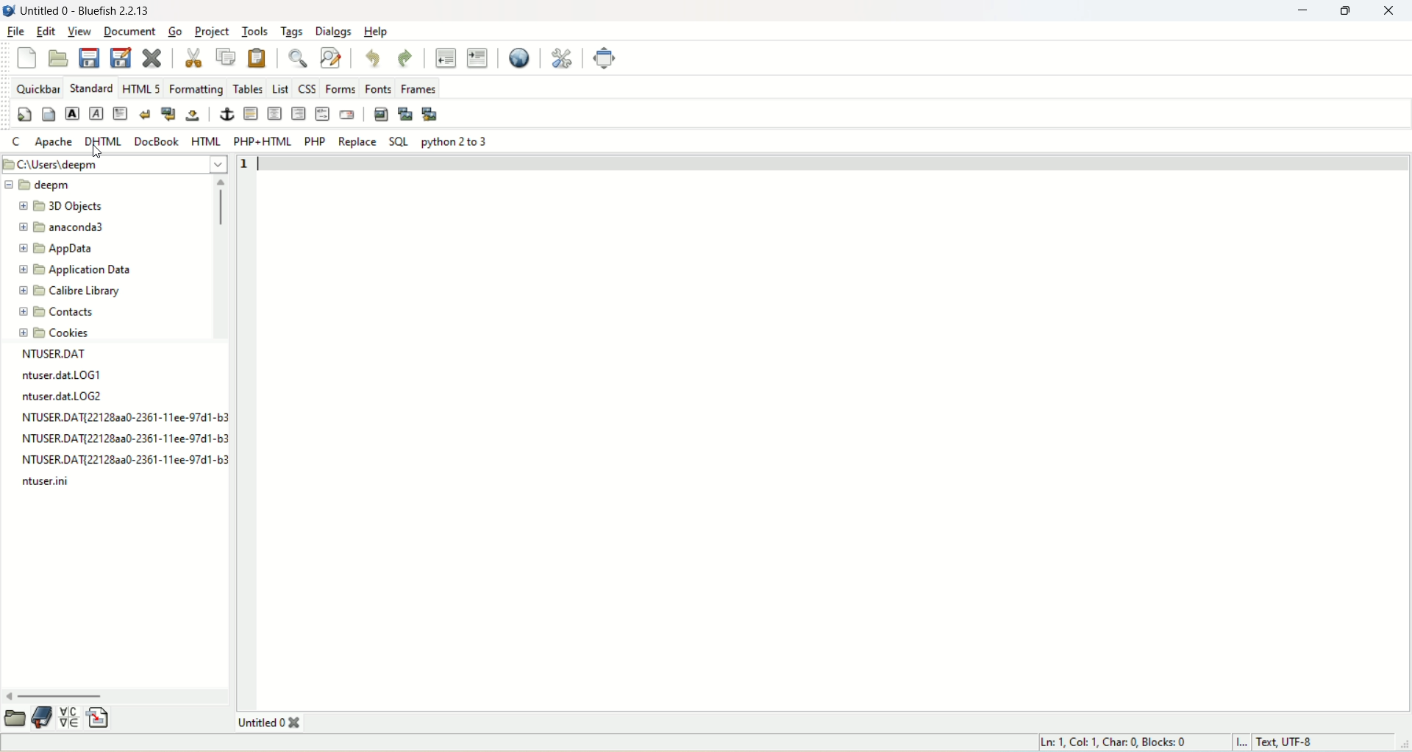 Image resolution: width=1412 pixels, height=752 pixels. What do you see at coordinates (129, 32) in the screenshot?
I see `document` at bounding box center [129, 32].